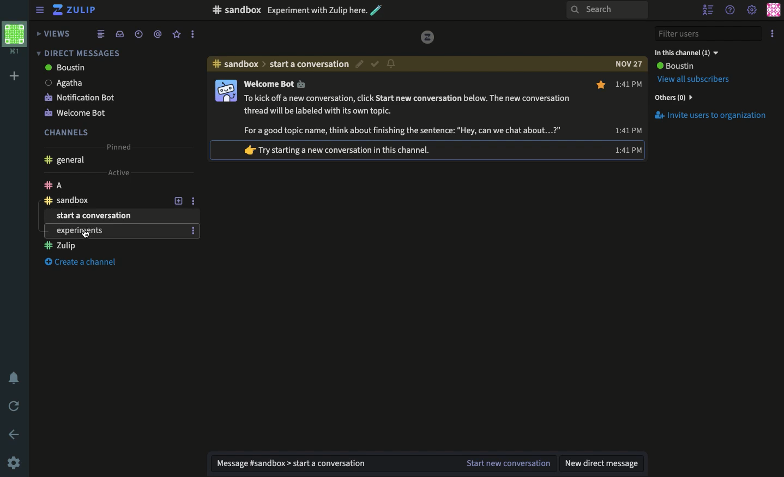 This screenshot has width=784, height=477. What do you see at coordinates (751, 11) in the screenshot?
I see `Settings ` at bounding box center [751, 11].